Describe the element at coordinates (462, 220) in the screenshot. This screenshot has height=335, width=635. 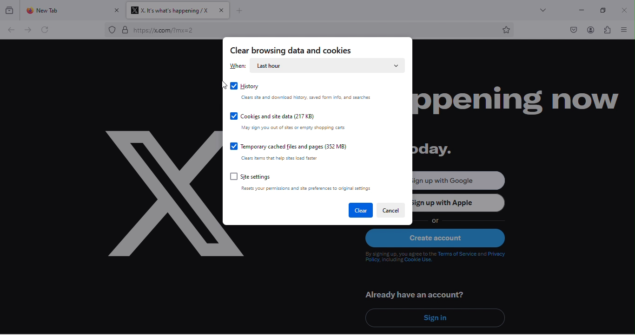
I see `or` at that location.